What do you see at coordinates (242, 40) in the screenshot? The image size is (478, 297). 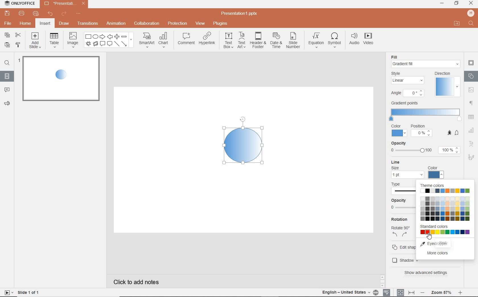 I see `text art` at bounding box center [242, 40].